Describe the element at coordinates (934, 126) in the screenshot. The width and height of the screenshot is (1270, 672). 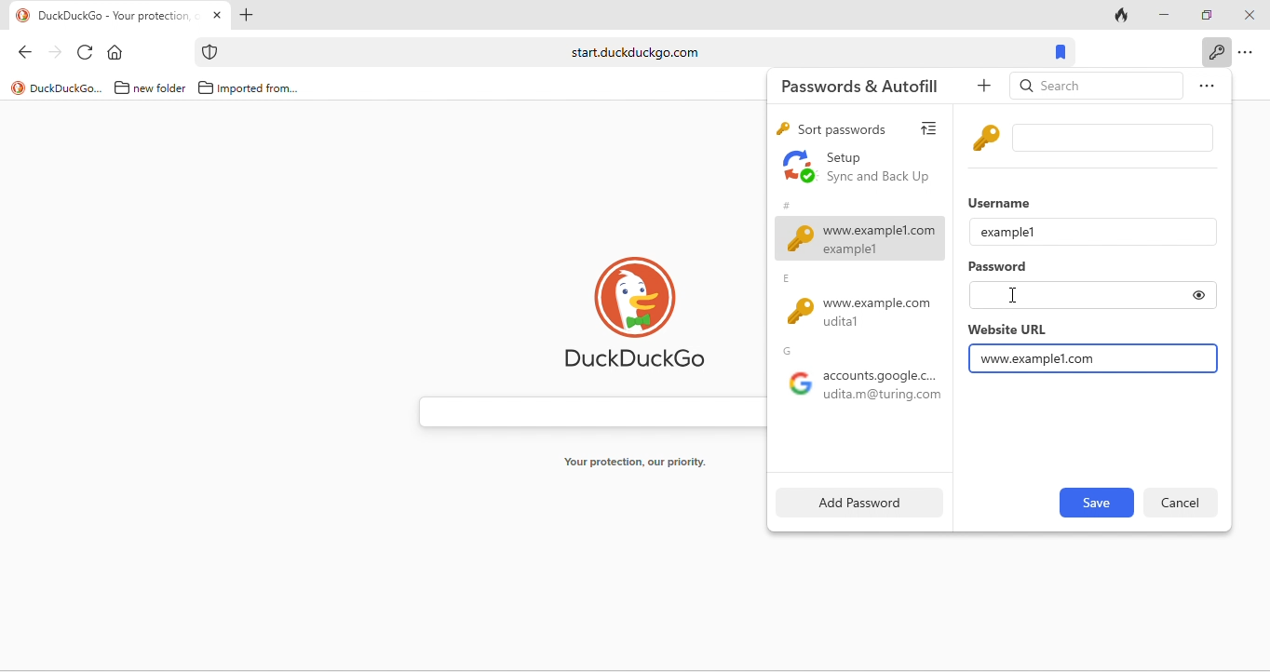
I see `view` at that location.